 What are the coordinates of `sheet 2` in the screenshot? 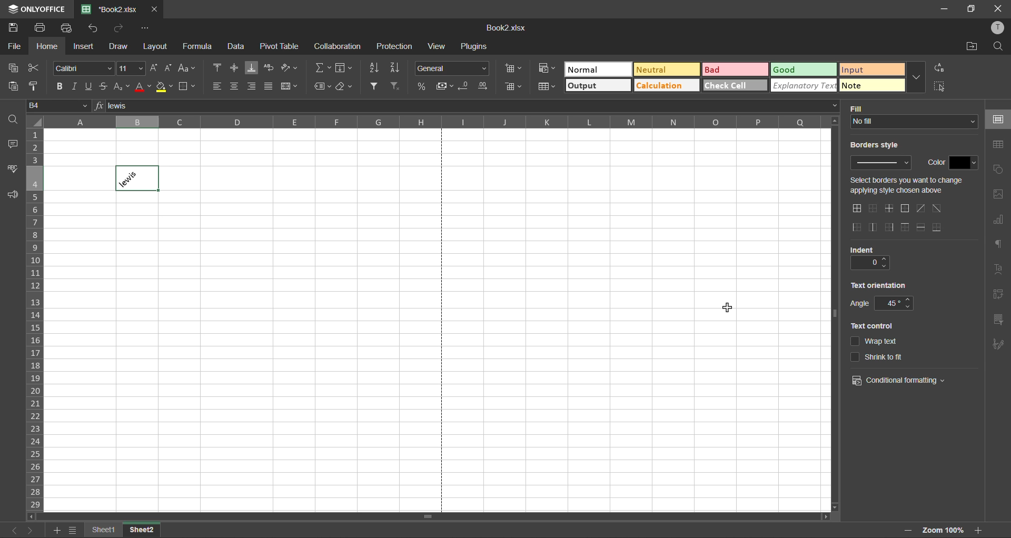 It's located at (141, 529).